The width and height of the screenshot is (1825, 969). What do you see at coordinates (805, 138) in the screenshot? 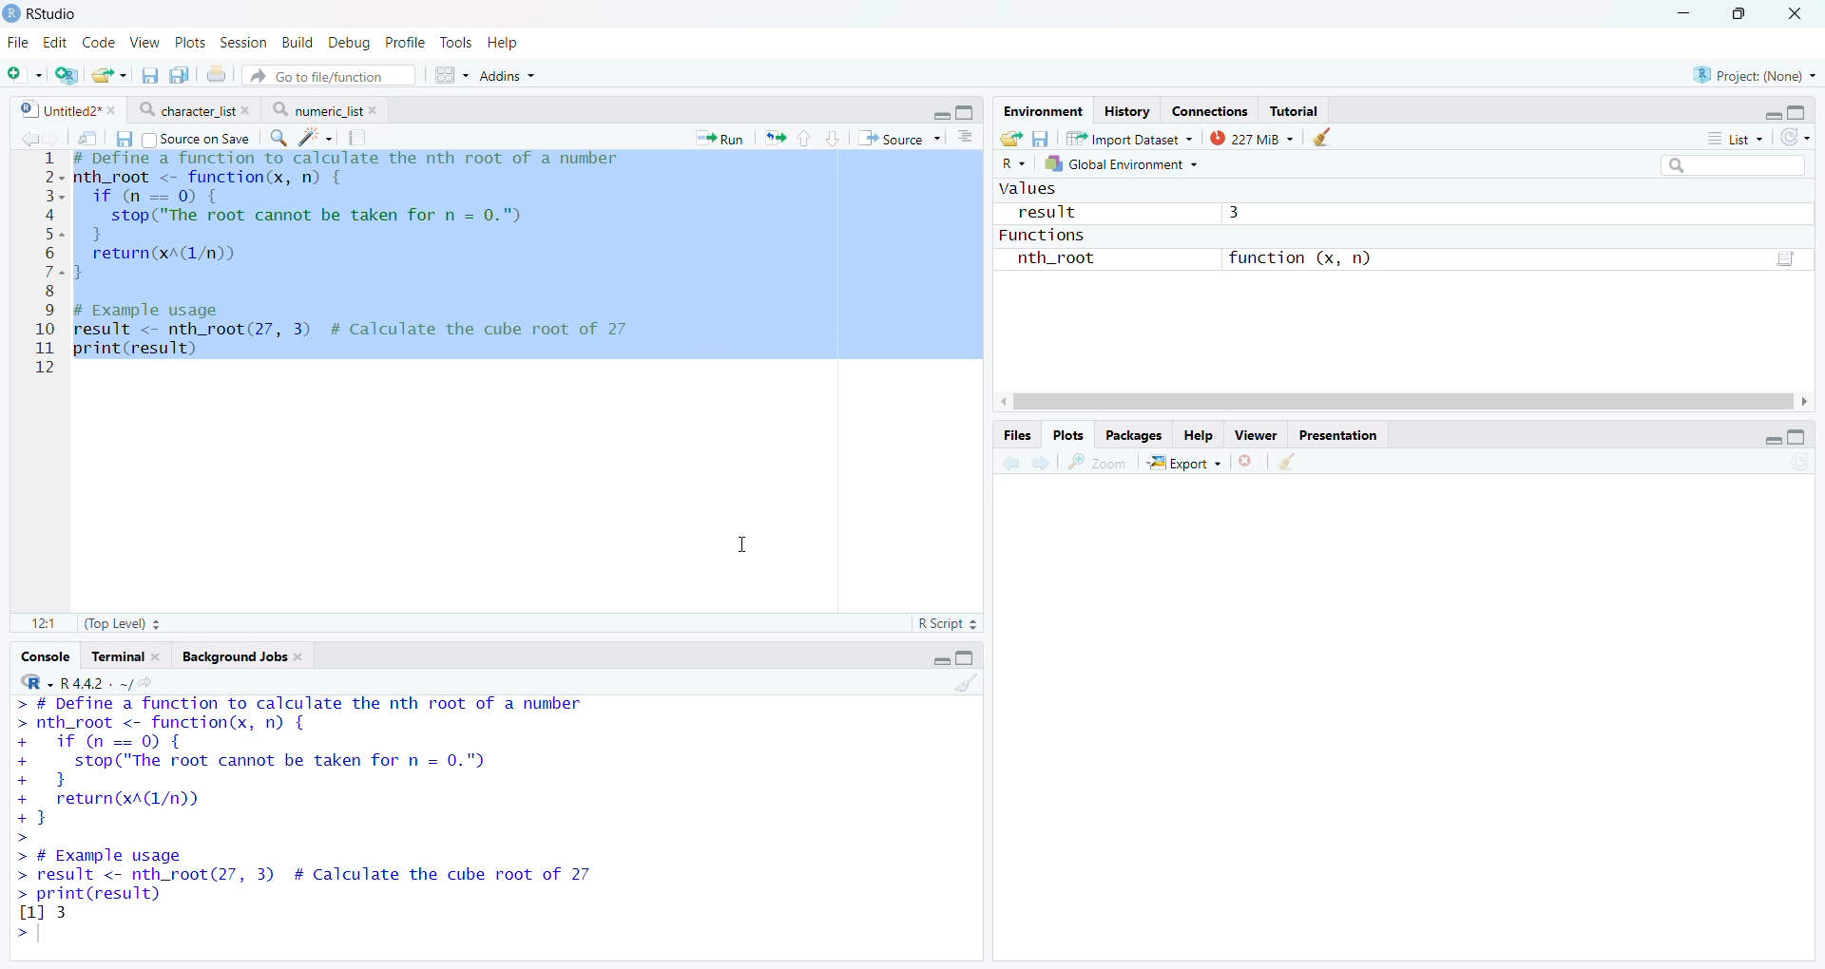
I see `Go to previous section` at bounding box center [805, 138].